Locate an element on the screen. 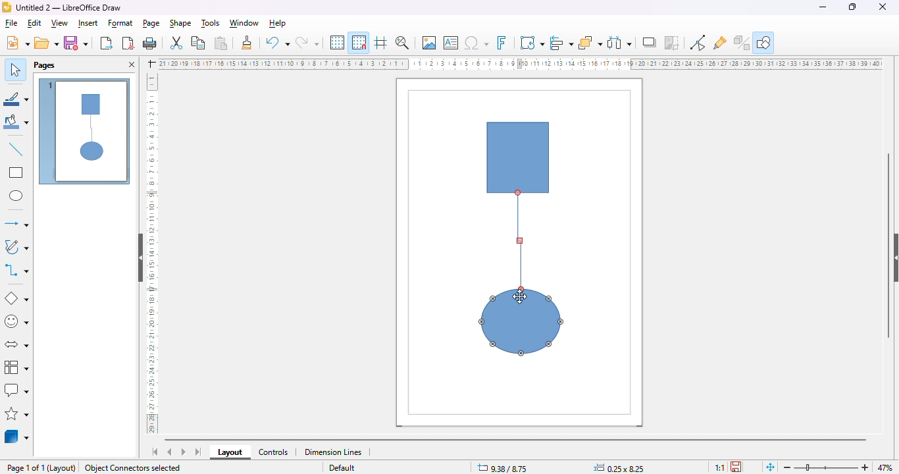 Image resolution: width=899 pixels, height=474 pixels. callout shapes is located at coordinates (17, 390).